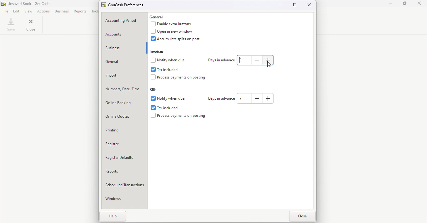 This screenshot has height=223, width=427. I want to click on Tax included, so click(171, 107).